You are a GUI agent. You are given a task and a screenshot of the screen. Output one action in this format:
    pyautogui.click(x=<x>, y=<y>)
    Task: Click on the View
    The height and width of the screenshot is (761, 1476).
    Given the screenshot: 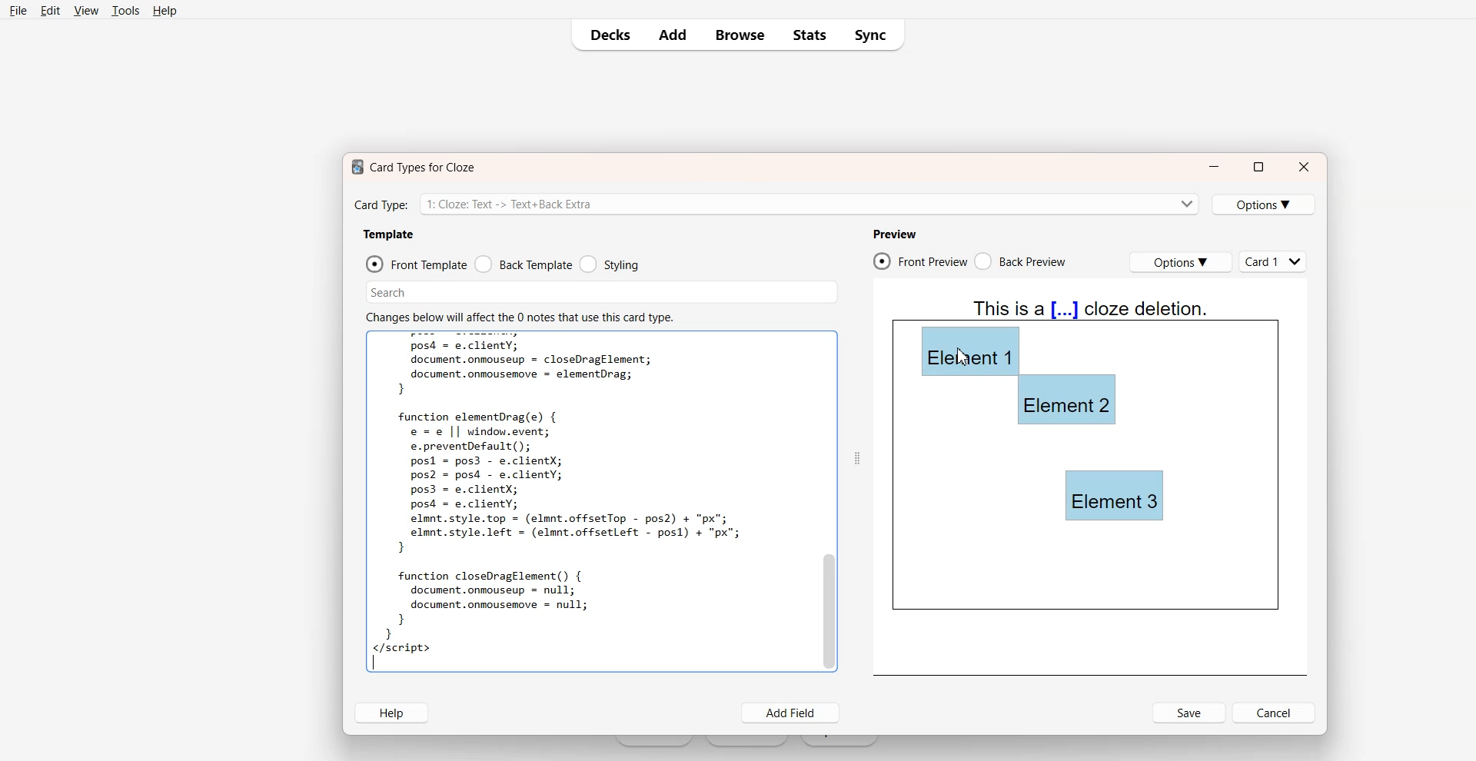 What is the action you would take?
    pyautogui.click(x=85, y=10)
    